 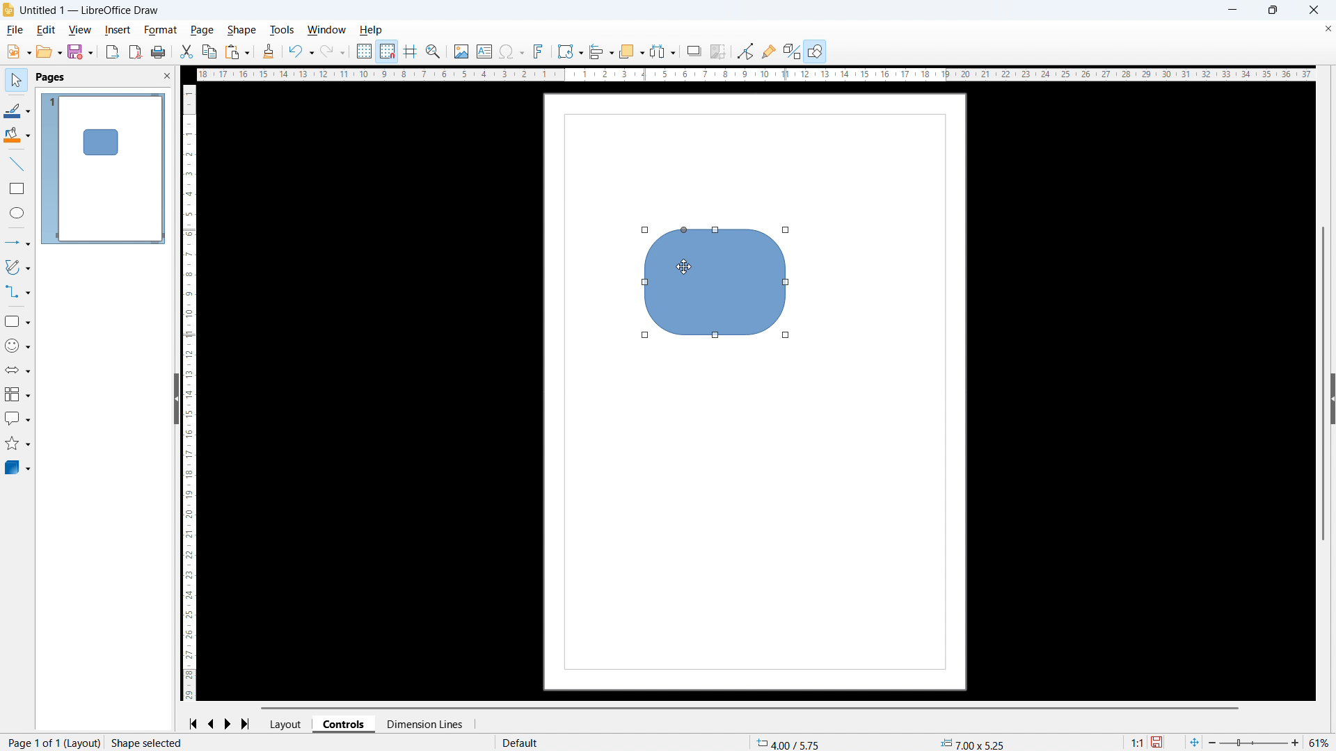 What do you see at coordinates (387, 52) in the screenshot?
I see `Snap to grid ` at bounding box center [387, 52].